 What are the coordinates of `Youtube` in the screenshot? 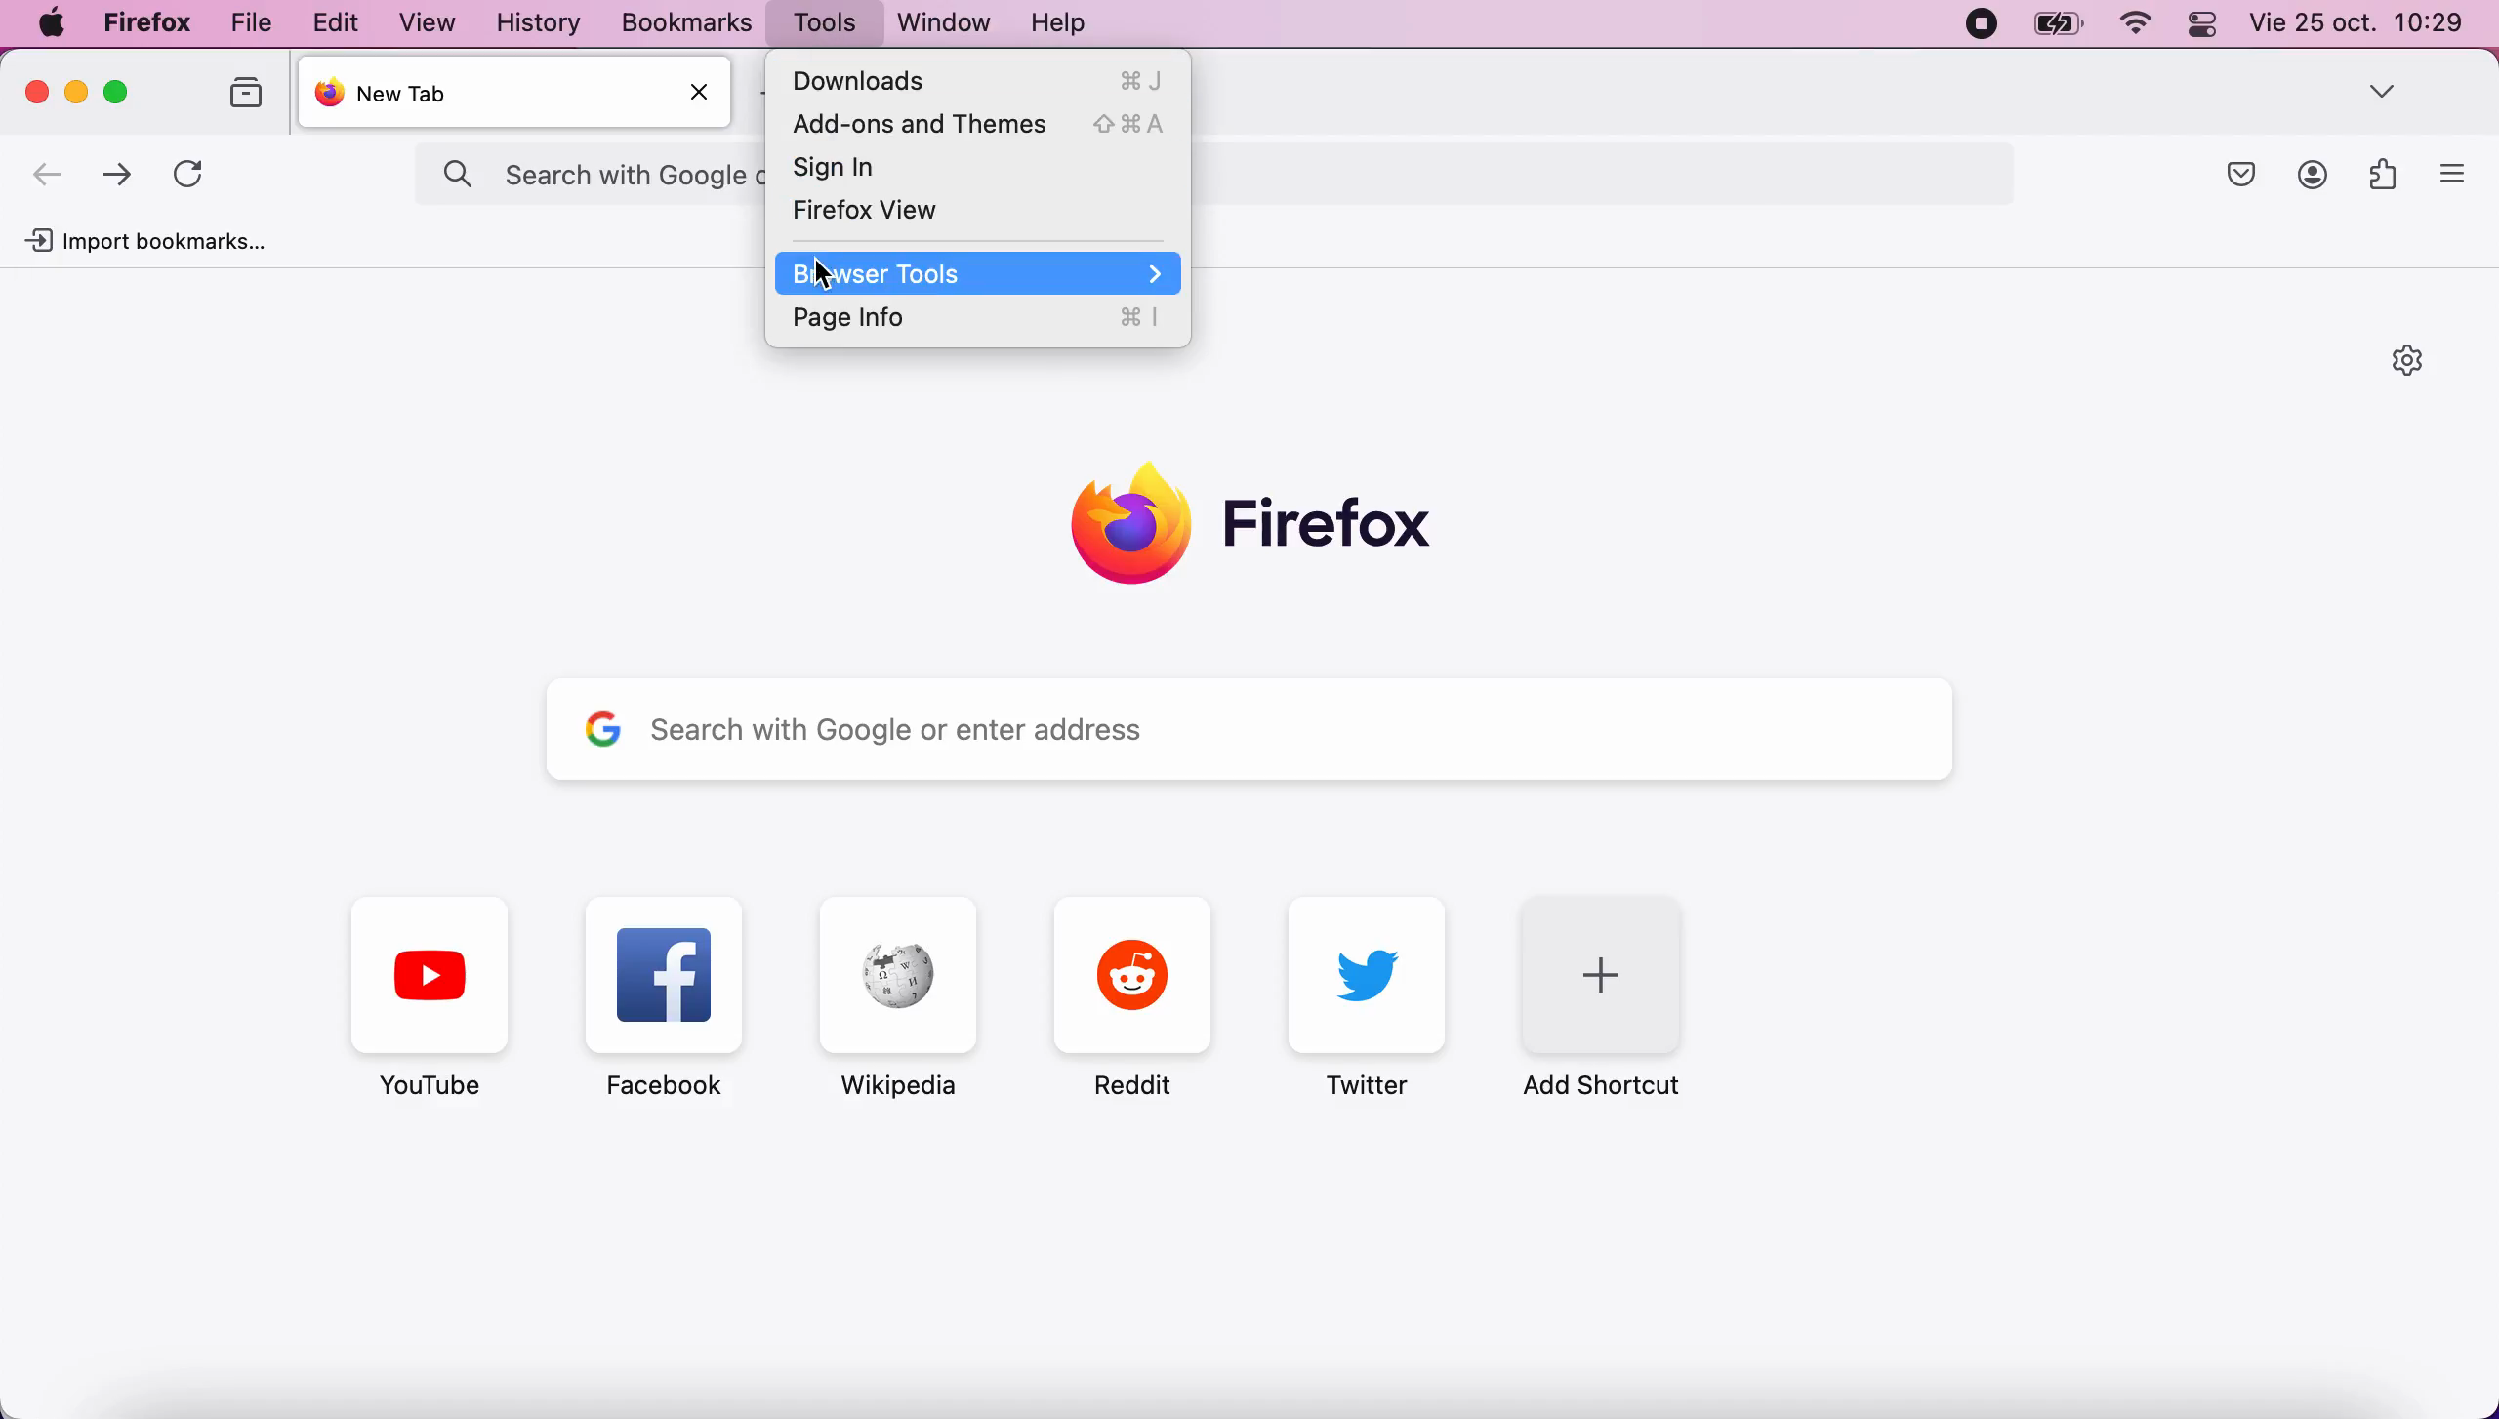 It's located at (430, 997).